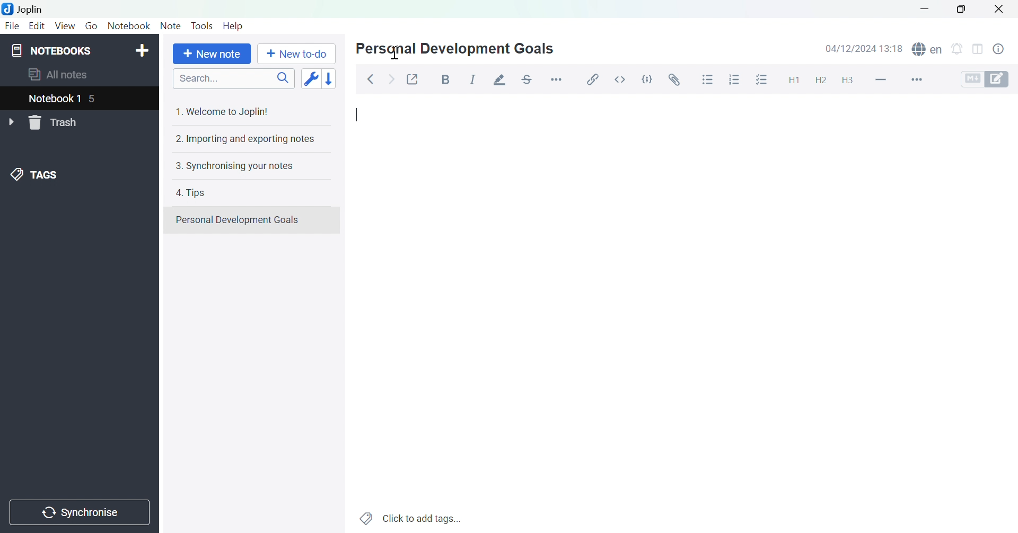 Image resolution: width=1018 pixels, height=533 pixels. Describe the element at coordinates (733, 80) in the screenshot. I see `Numbered list` at that location.